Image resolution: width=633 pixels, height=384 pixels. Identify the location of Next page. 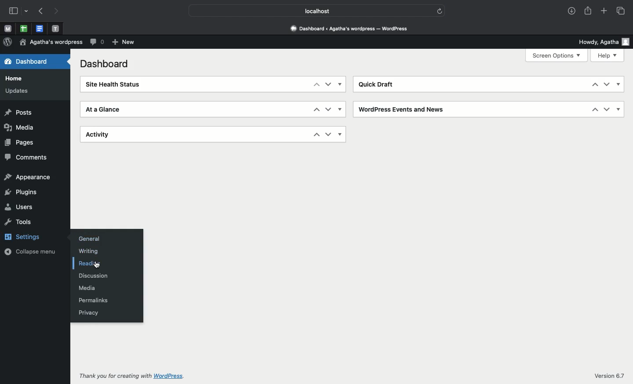
(58, 12).